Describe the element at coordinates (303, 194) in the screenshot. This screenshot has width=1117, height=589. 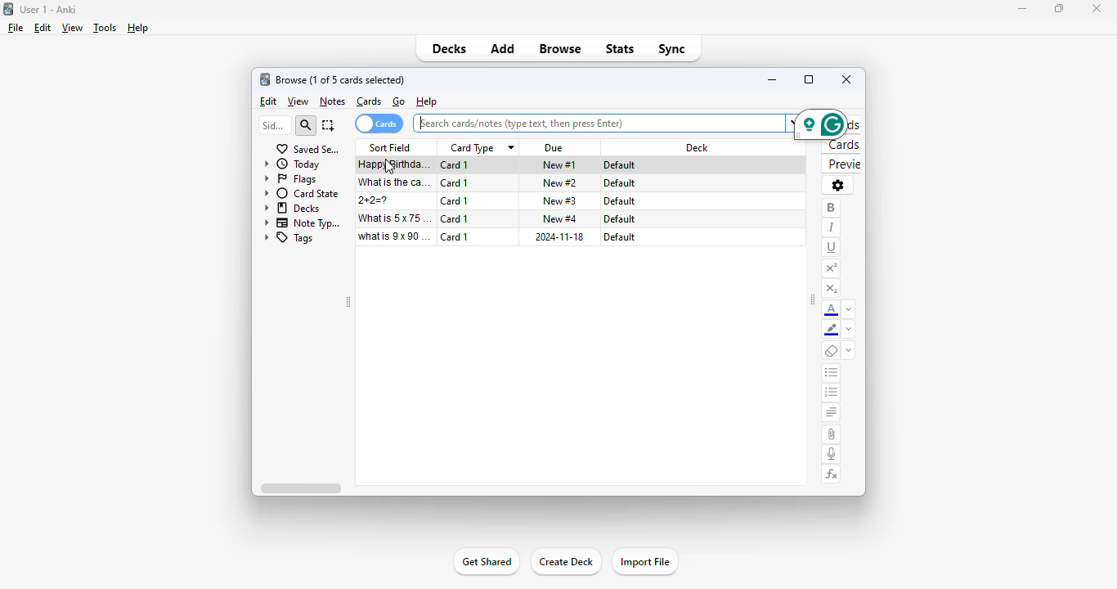
I see `card state` at that location.